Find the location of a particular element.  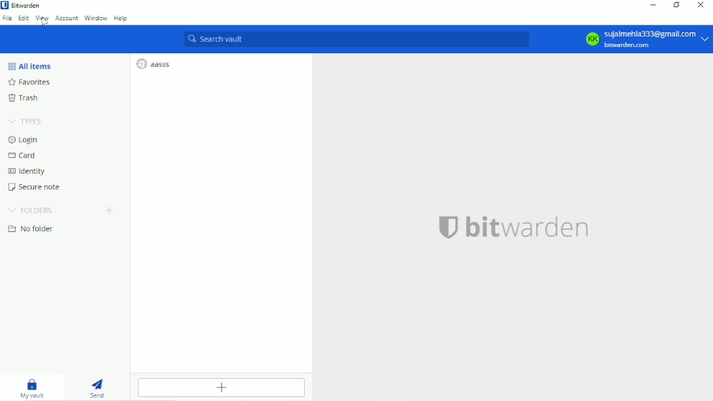

My vault is located at coordinates (33, 389).